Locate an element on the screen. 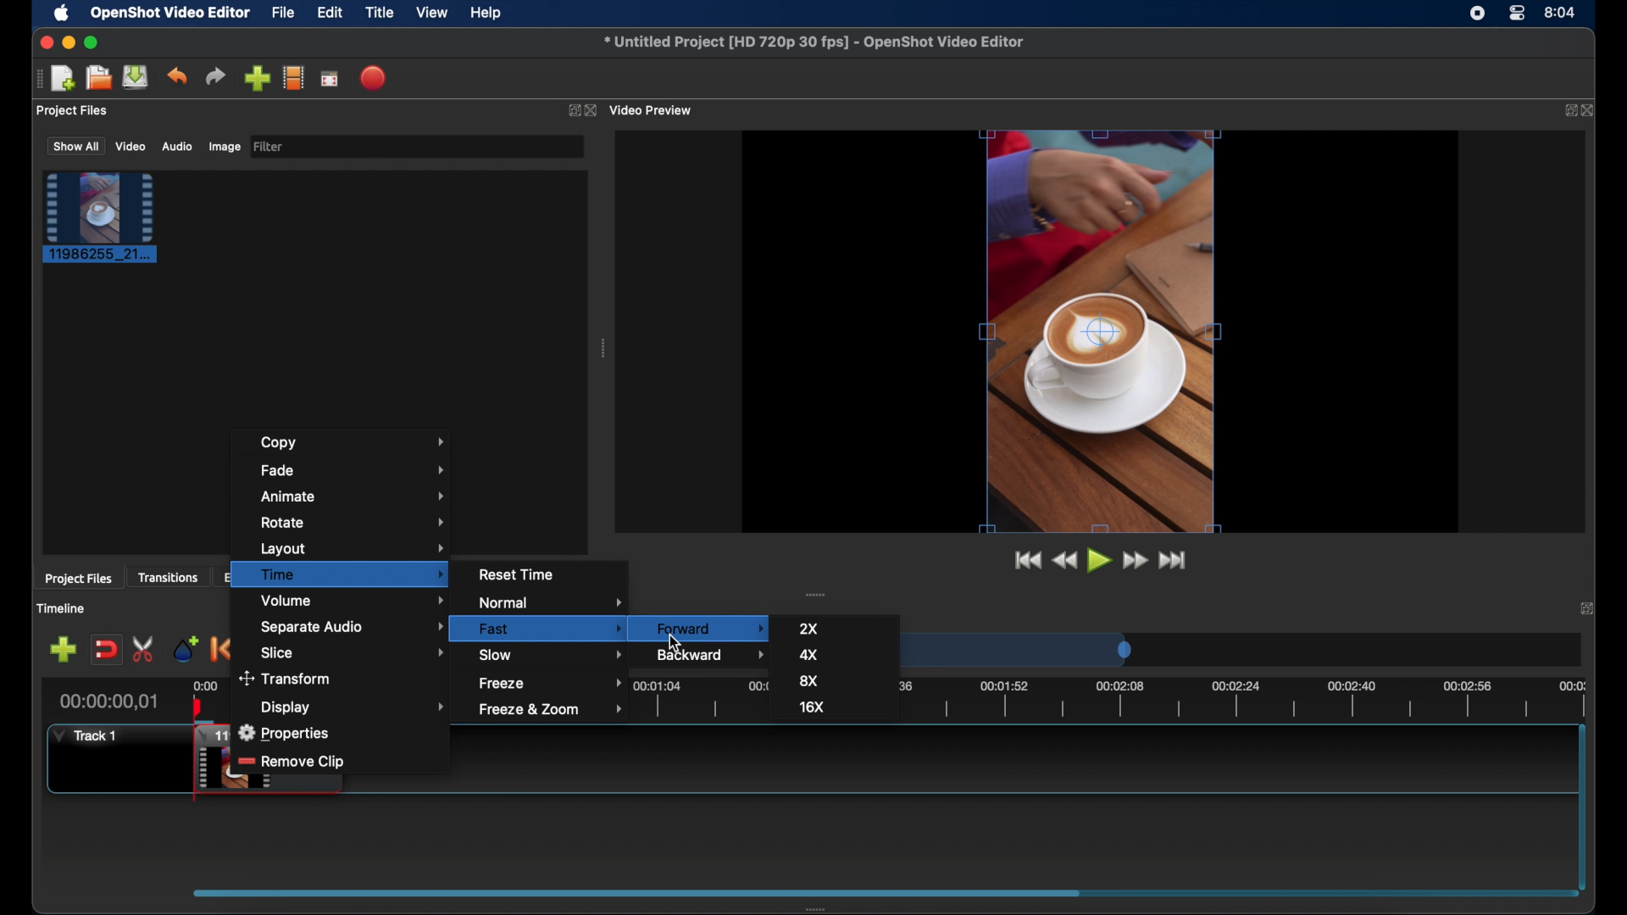 The height and width of the screenshot is (915, 1627). save project is located at coordinates (136, 77).